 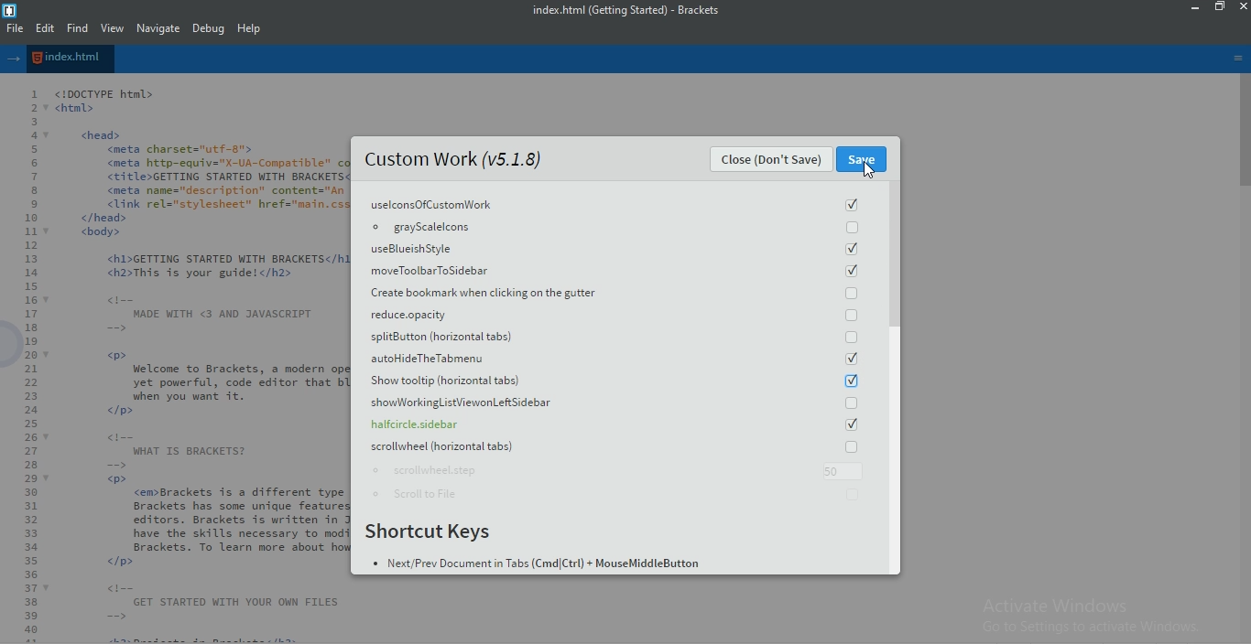 I want to click on logo, so click(x=11, y=9).